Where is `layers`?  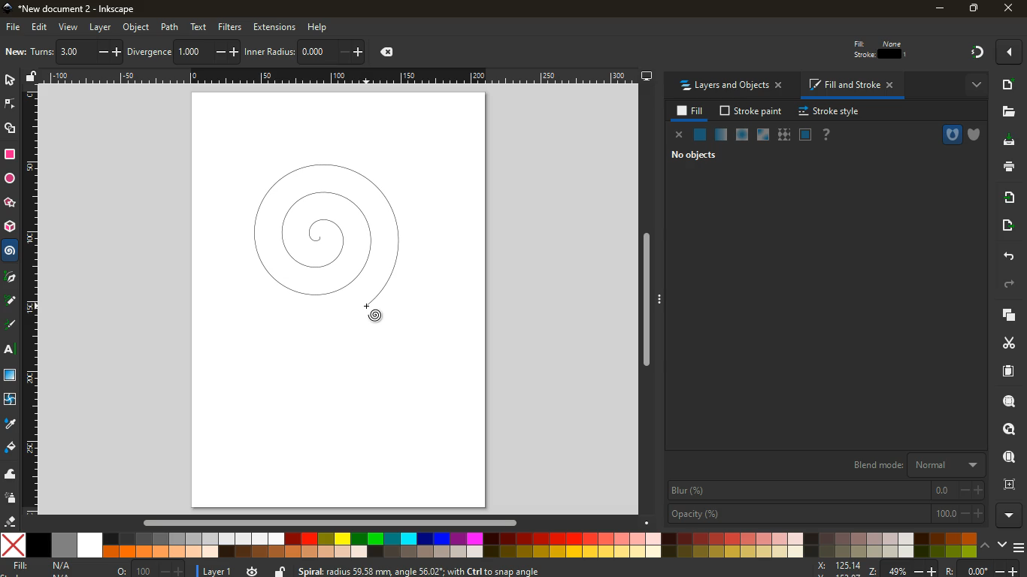
layers is located at coordinates (44, 53).